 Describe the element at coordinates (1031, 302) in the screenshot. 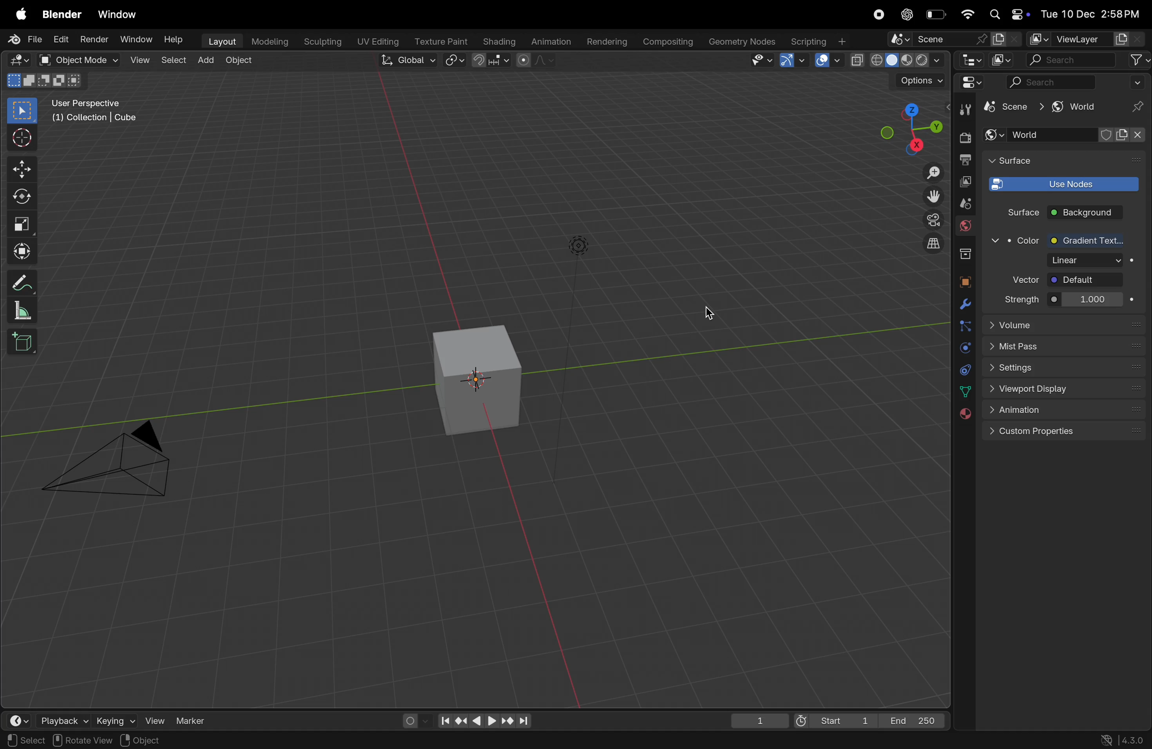

I see `Strength` at that location.